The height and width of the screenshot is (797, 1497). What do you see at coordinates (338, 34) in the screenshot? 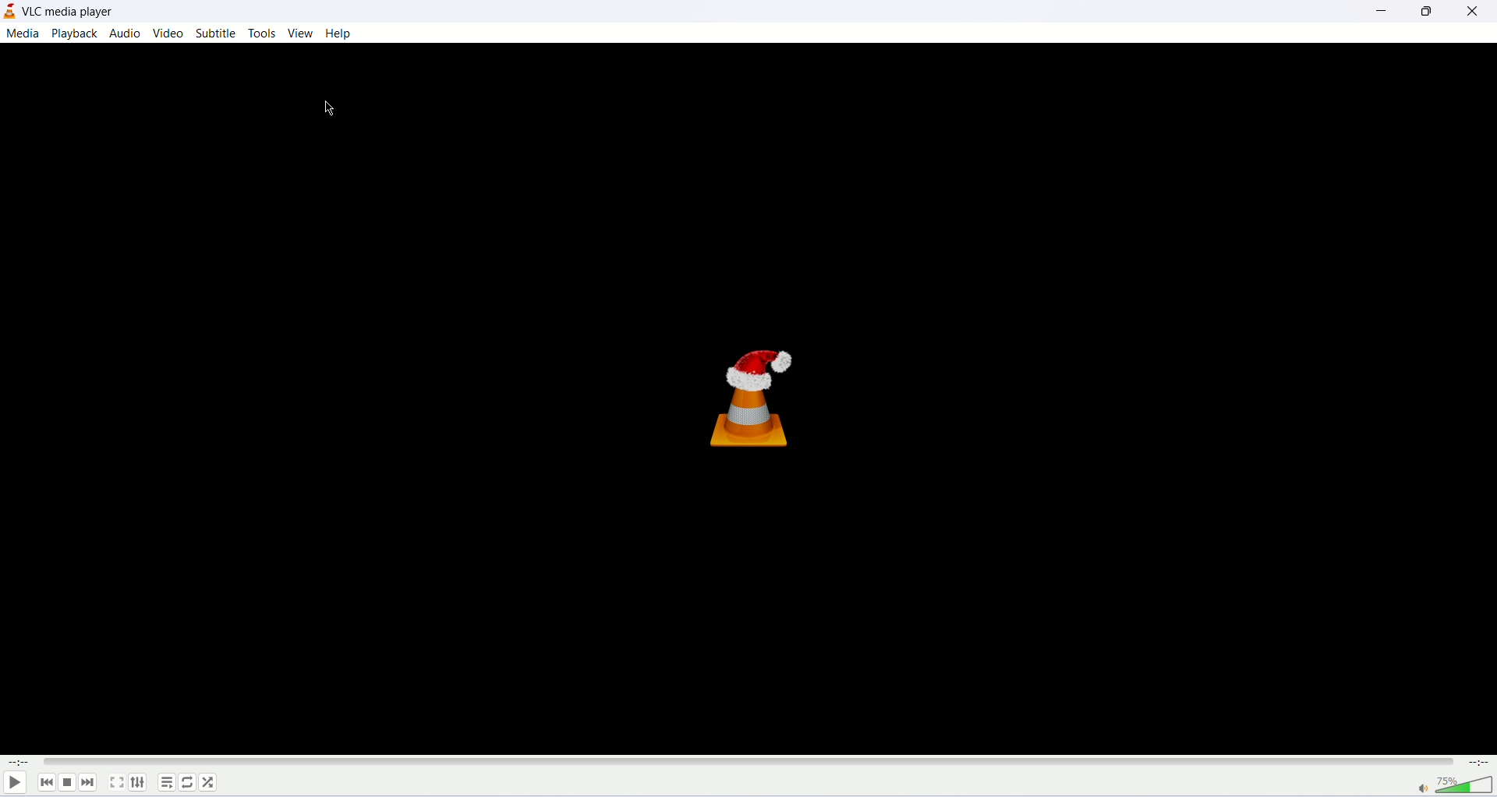
I see `help` at bounding box center [338, 34].